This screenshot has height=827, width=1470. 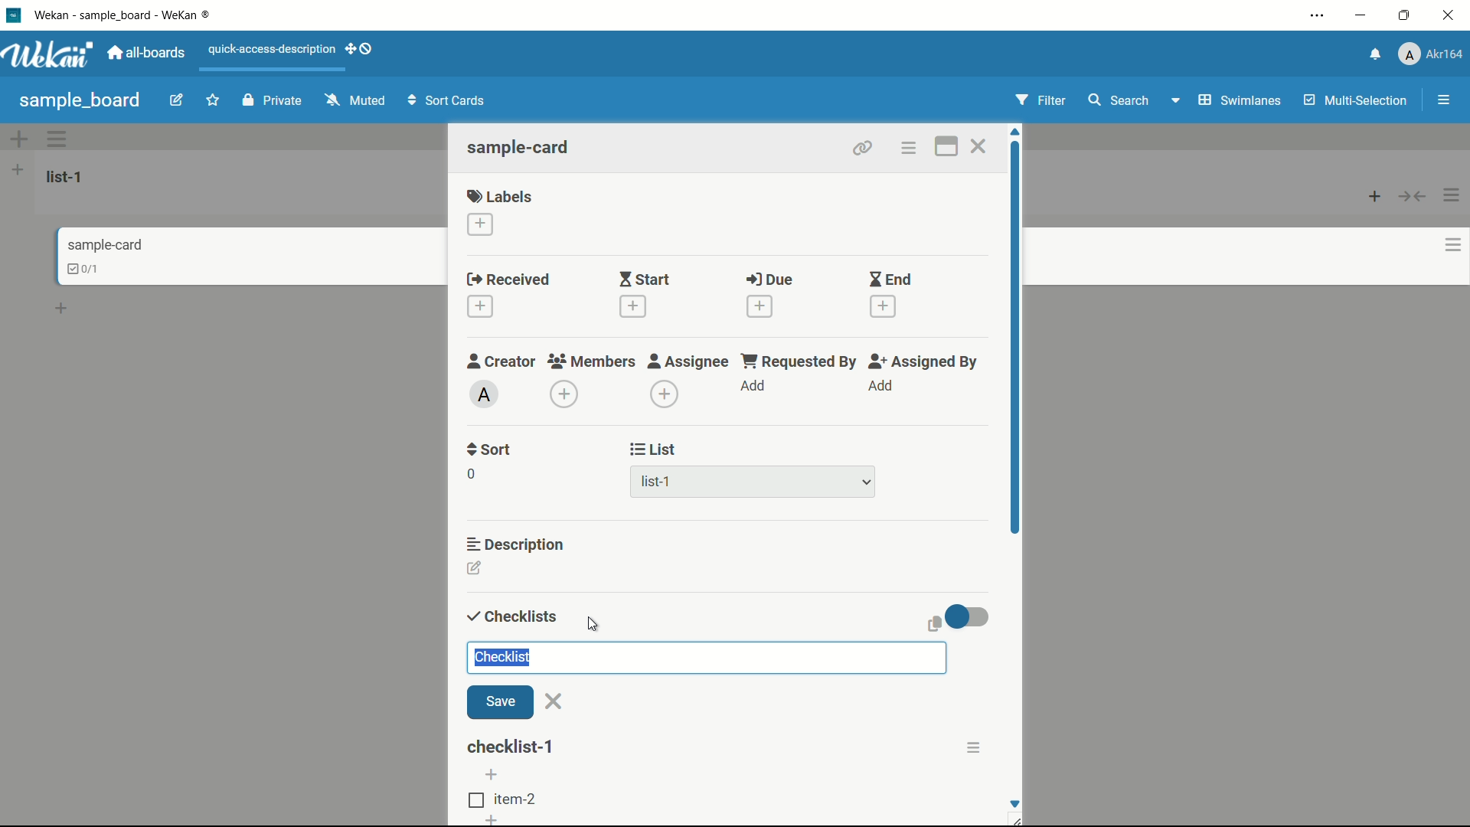 I want to click on edit, so click(x=177, y=102).